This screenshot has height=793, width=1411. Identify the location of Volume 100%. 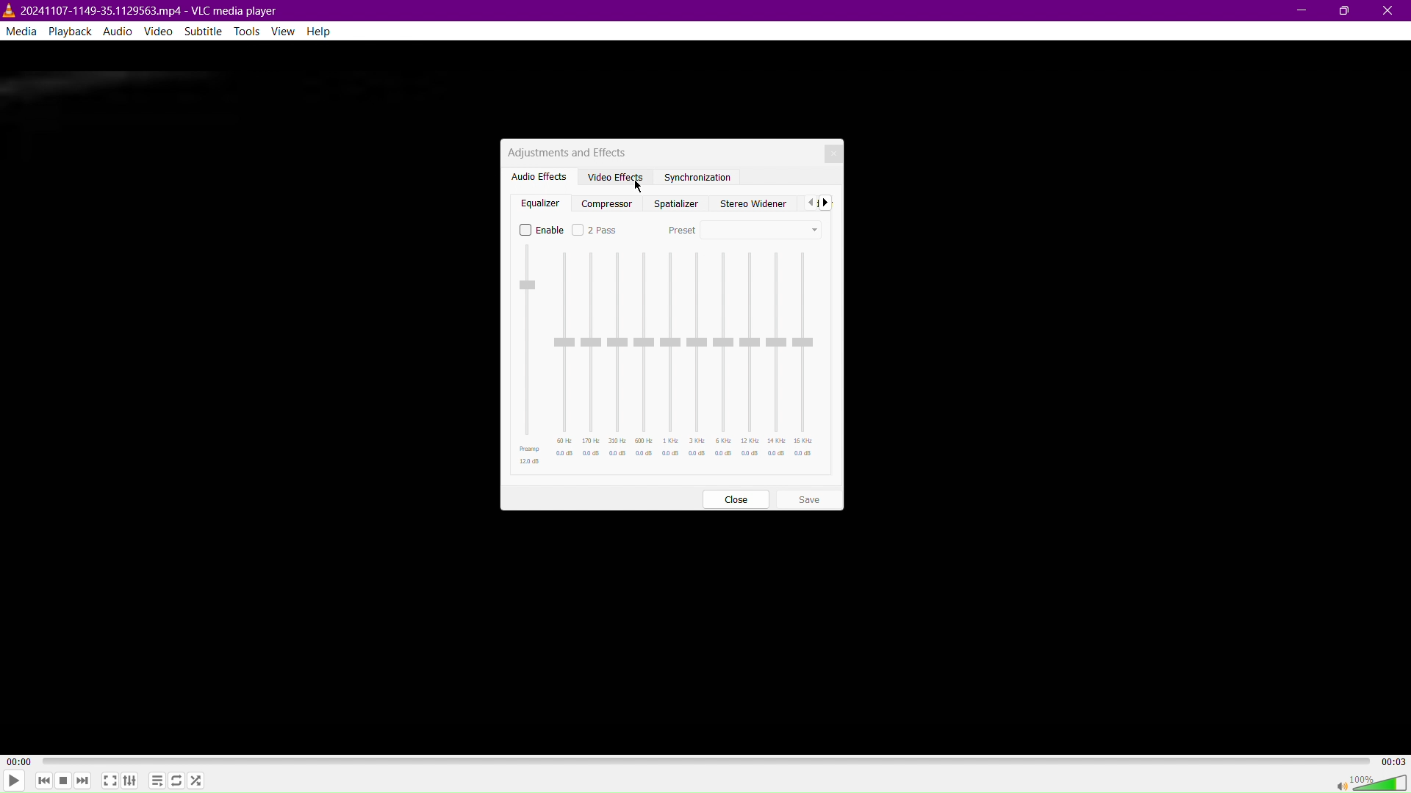
(1370, 782).